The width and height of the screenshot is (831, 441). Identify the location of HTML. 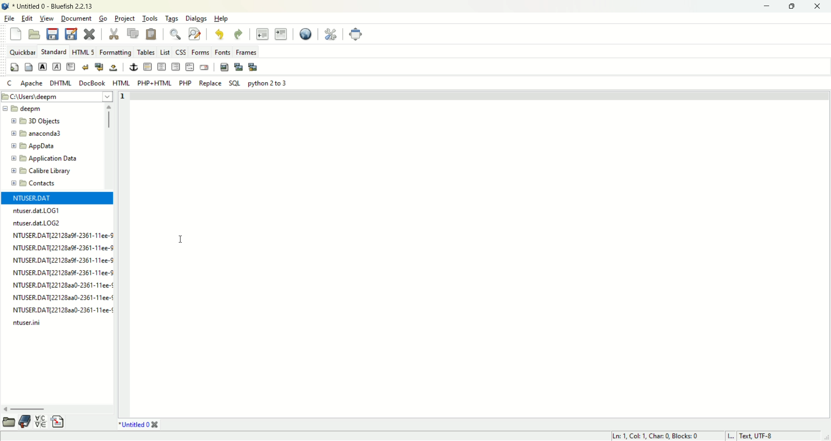
(122, 83).